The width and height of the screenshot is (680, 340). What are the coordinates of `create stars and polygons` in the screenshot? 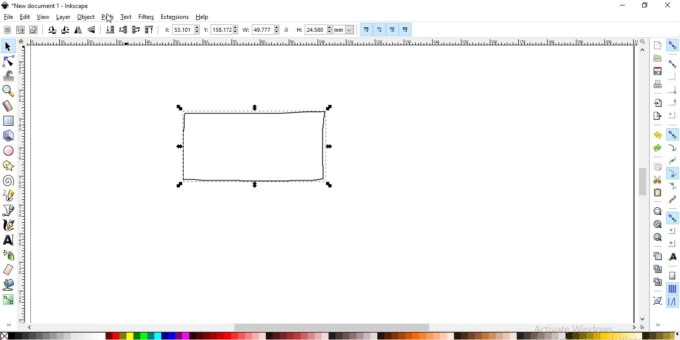 It's located at (9, 165).